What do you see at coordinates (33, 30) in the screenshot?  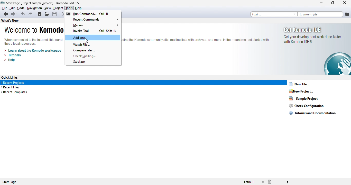 I see `welcome to komodo edit ` at bounding box center [33, 30].